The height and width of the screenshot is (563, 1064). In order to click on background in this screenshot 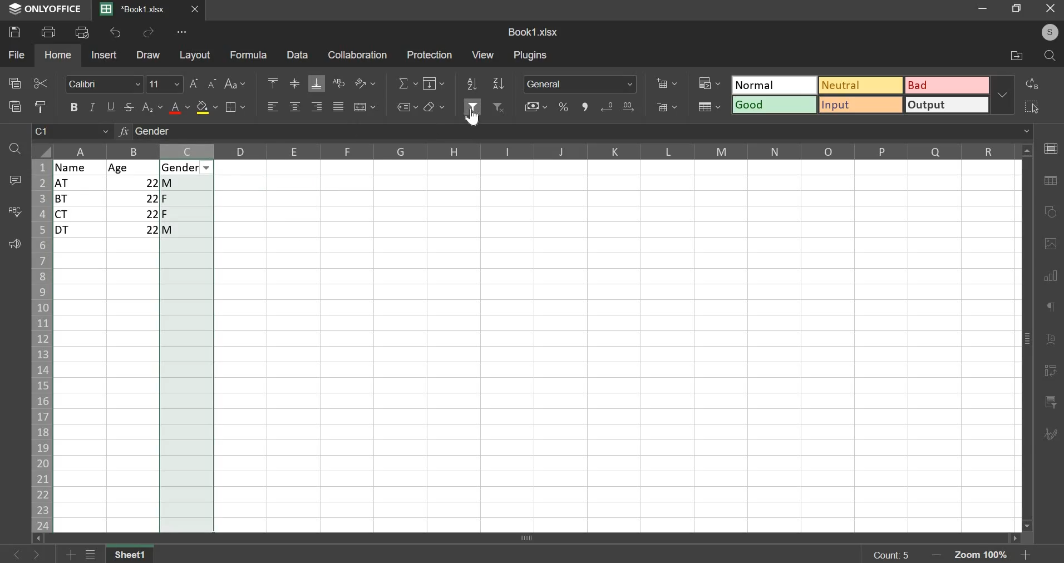, I will do `click(206, 107)`.